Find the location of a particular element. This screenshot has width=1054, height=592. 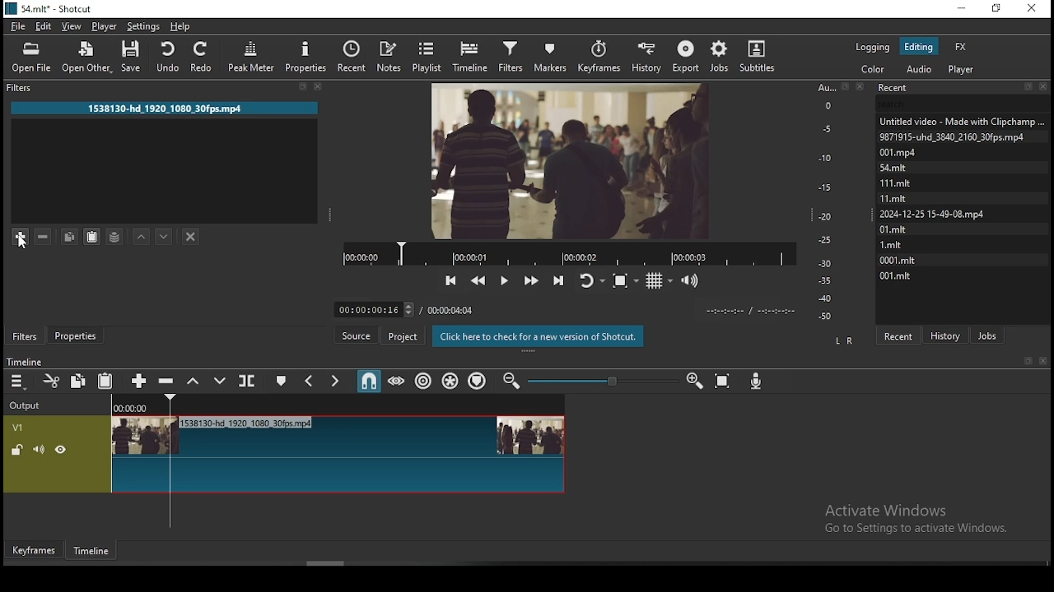

ripple all tracks is located at coordinates (452, 382).